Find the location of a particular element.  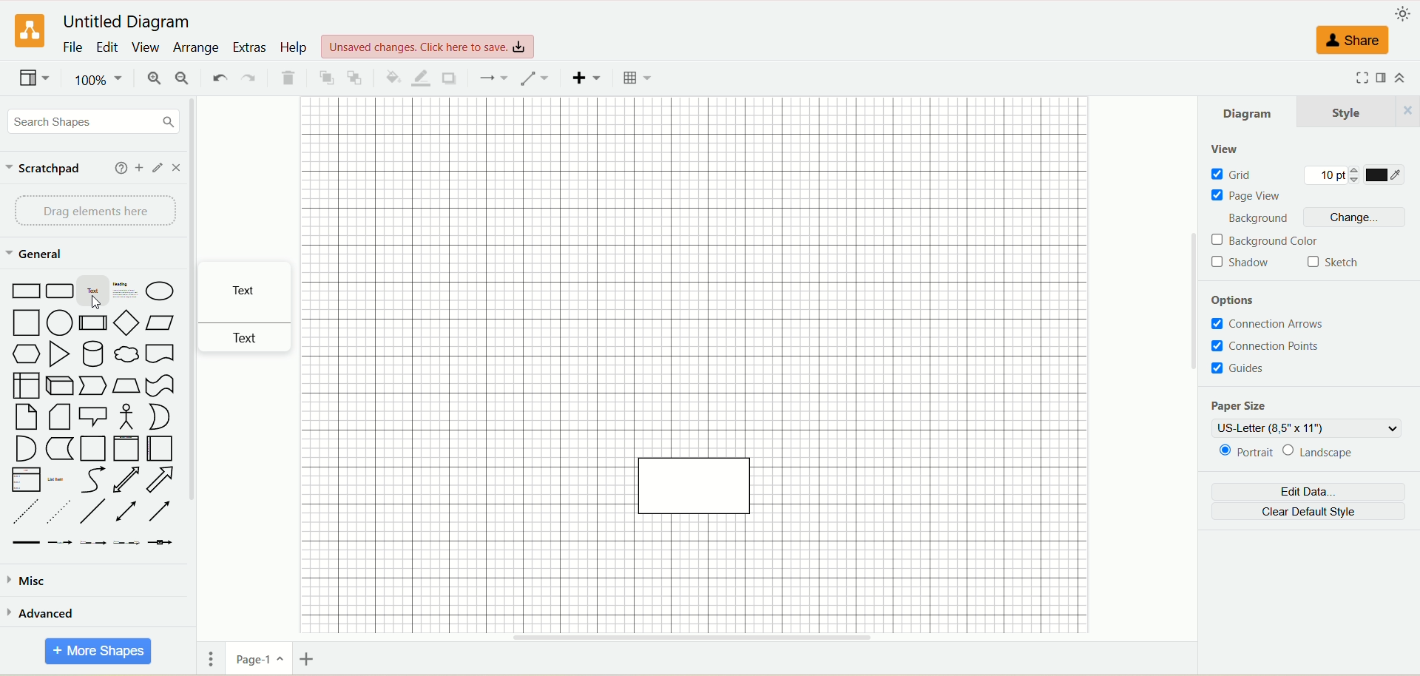

color is located at coordinates (1387, 174).